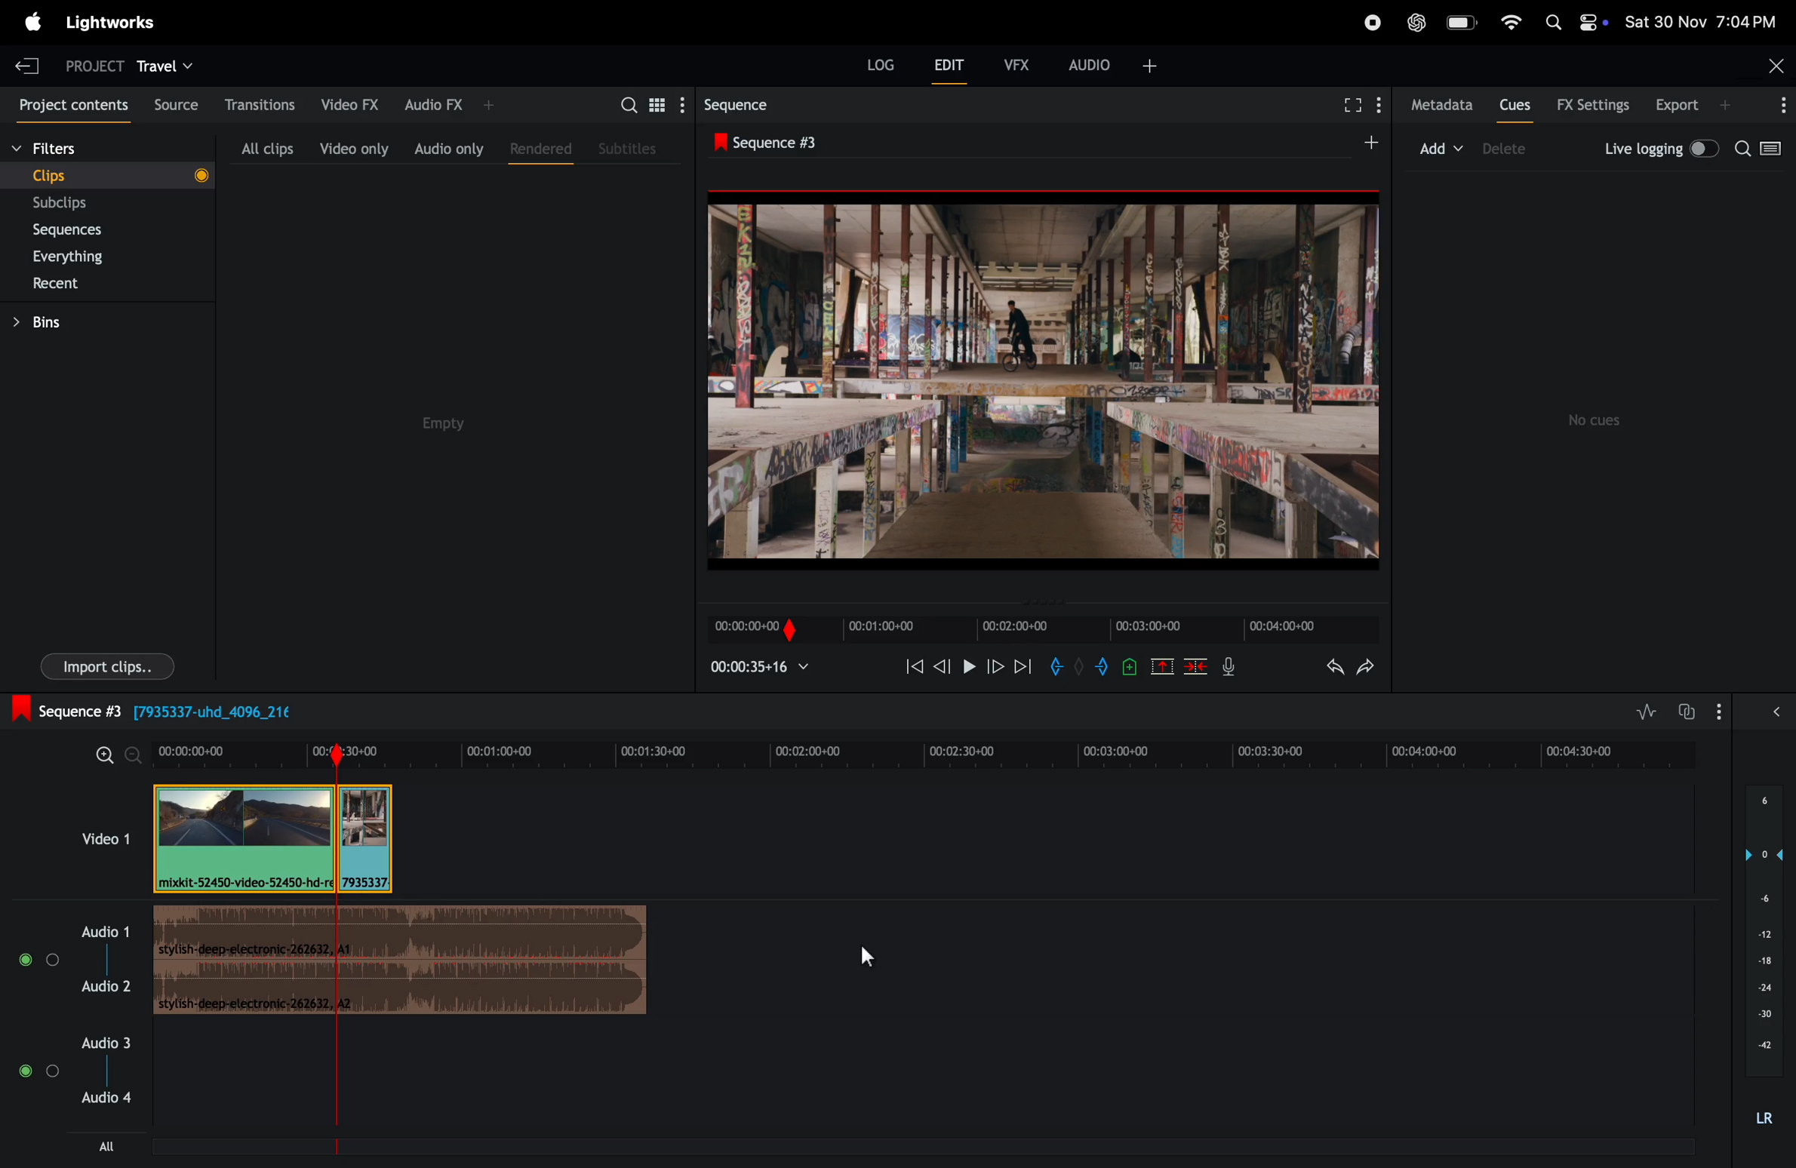 Image resolution: width=1796 pixels, height=1168 pixels. Describe the element at coordinates (349, 105) in the screenshot. I see `video fx` at that location.